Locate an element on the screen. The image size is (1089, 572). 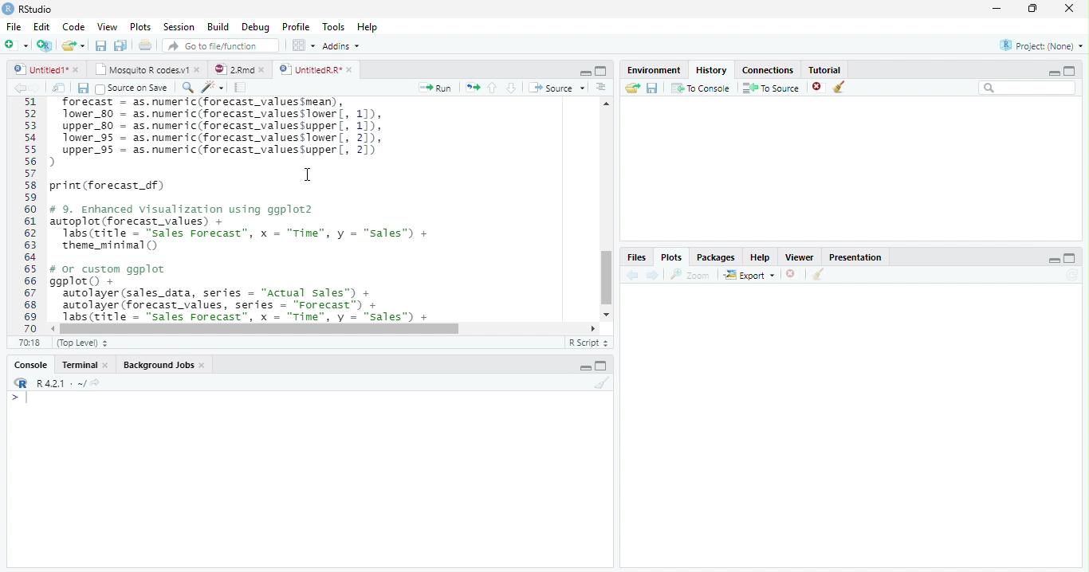
Clean is located at coordinates (818, 275).